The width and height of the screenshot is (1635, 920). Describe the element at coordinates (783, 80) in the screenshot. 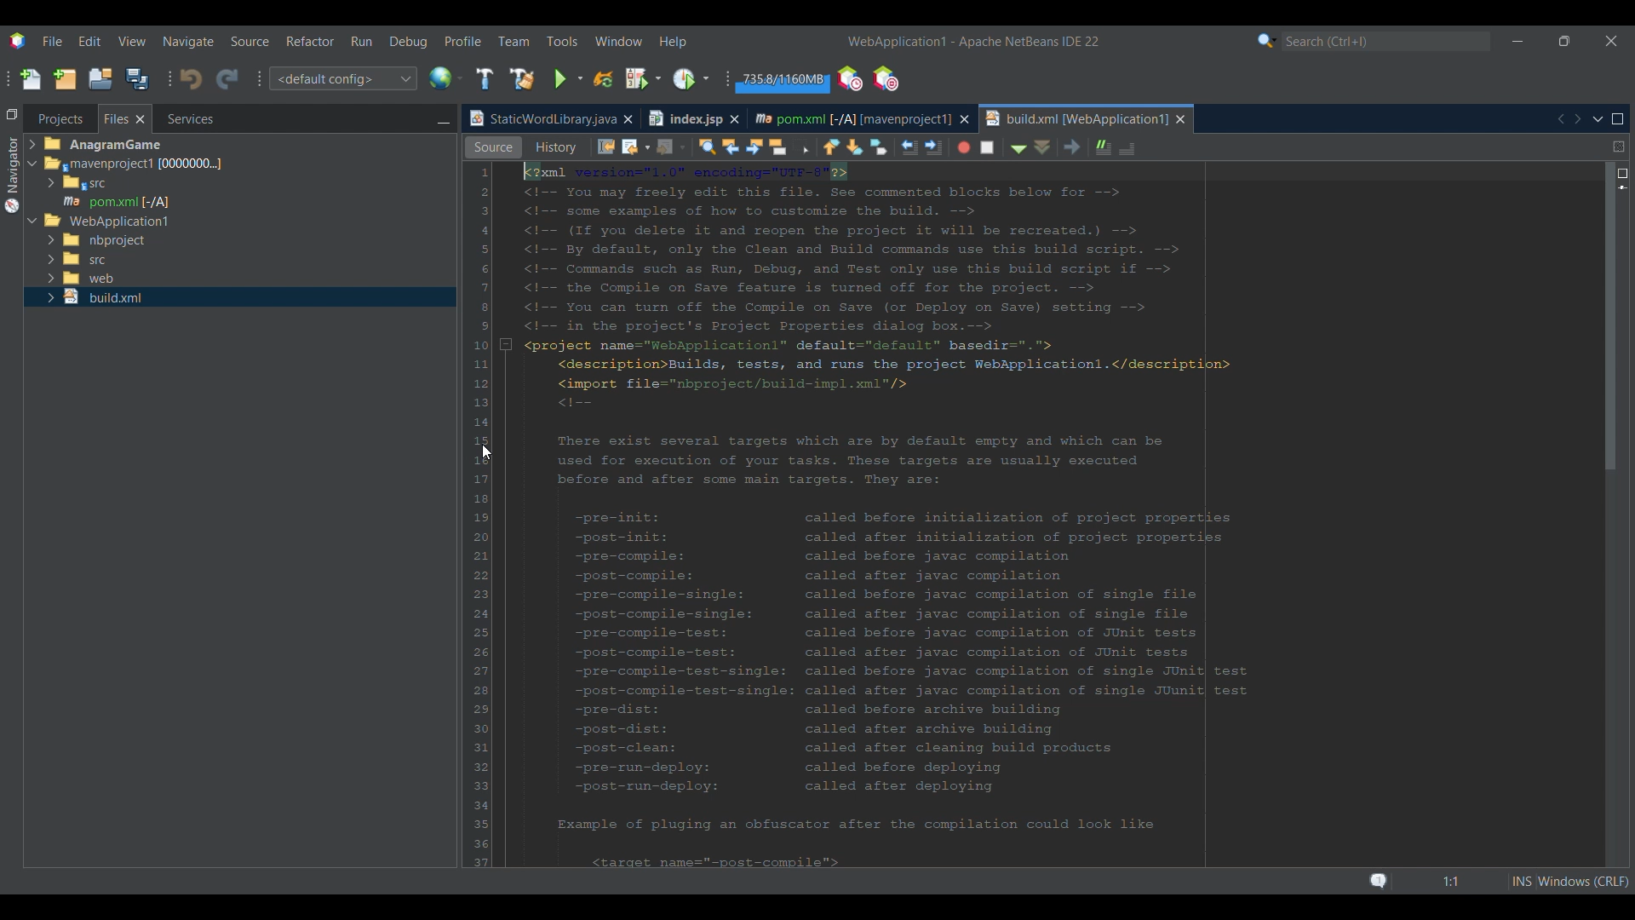

I see `Garbage collection changed` at that location.